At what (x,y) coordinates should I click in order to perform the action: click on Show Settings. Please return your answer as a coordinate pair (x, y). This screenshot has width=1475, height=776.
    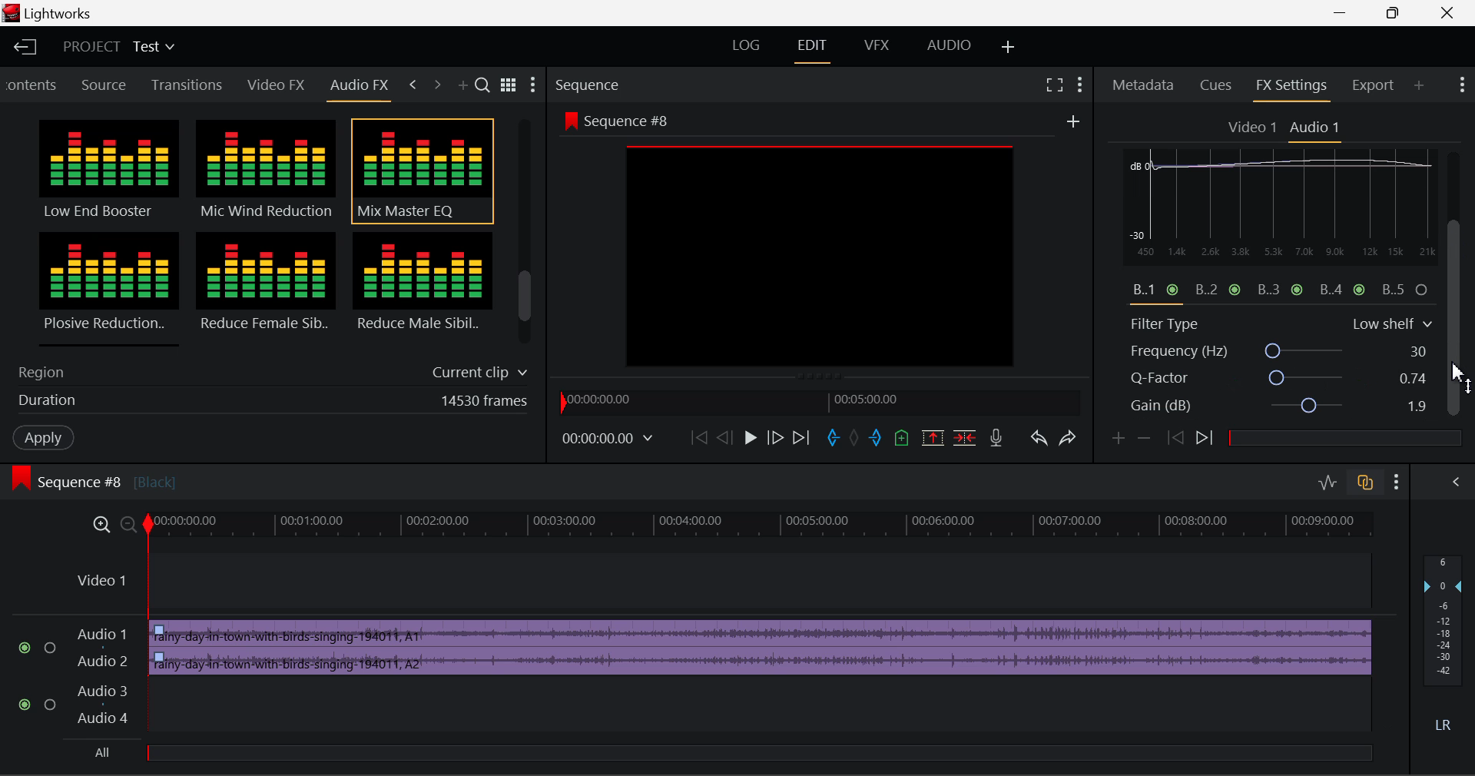
    Looking at the image, I should click on (1460, 82).